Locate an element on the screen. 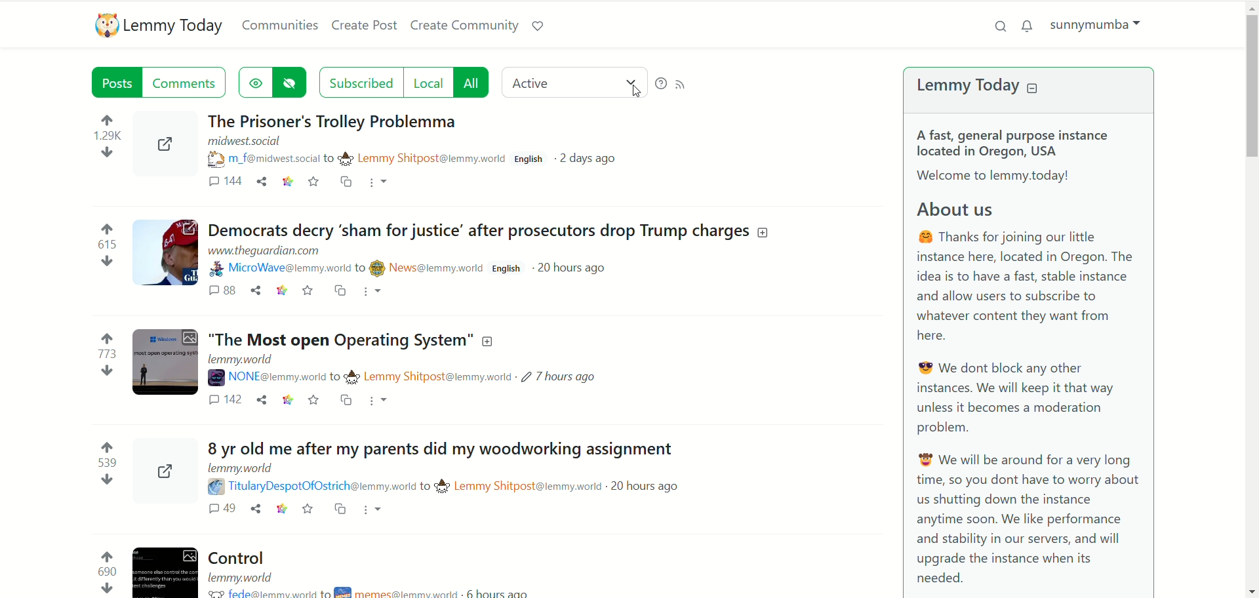  m_f@midwest.social to Lemmy Shitpost@lemmy.world is located at coordinates (356, 158).